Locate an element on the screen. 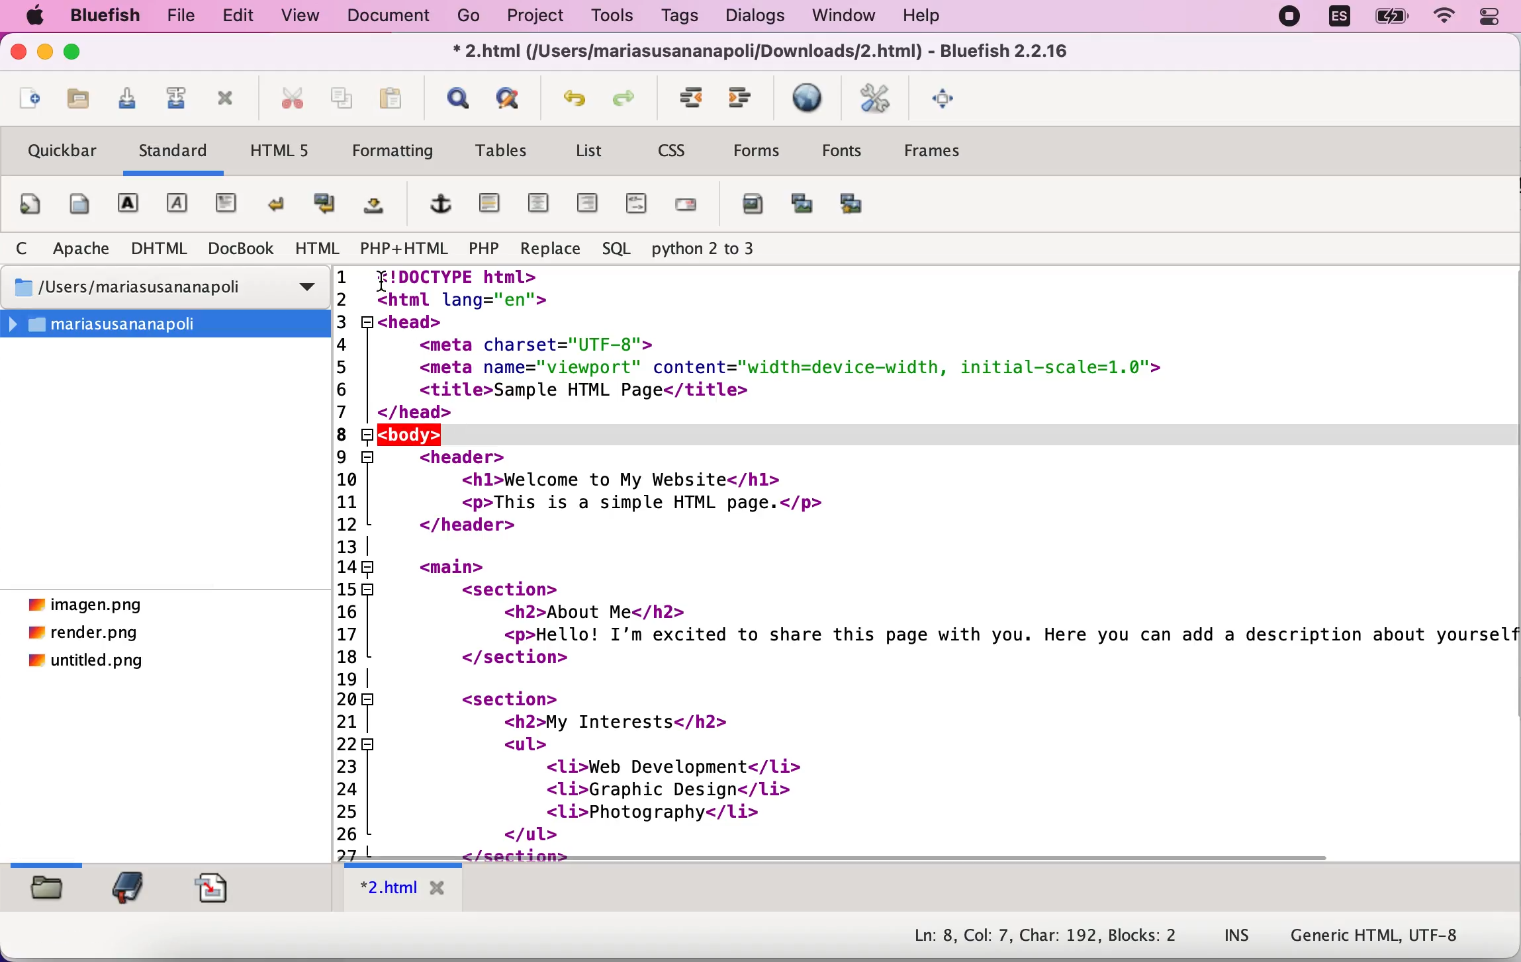  cut is located at coordinates (289, 97).